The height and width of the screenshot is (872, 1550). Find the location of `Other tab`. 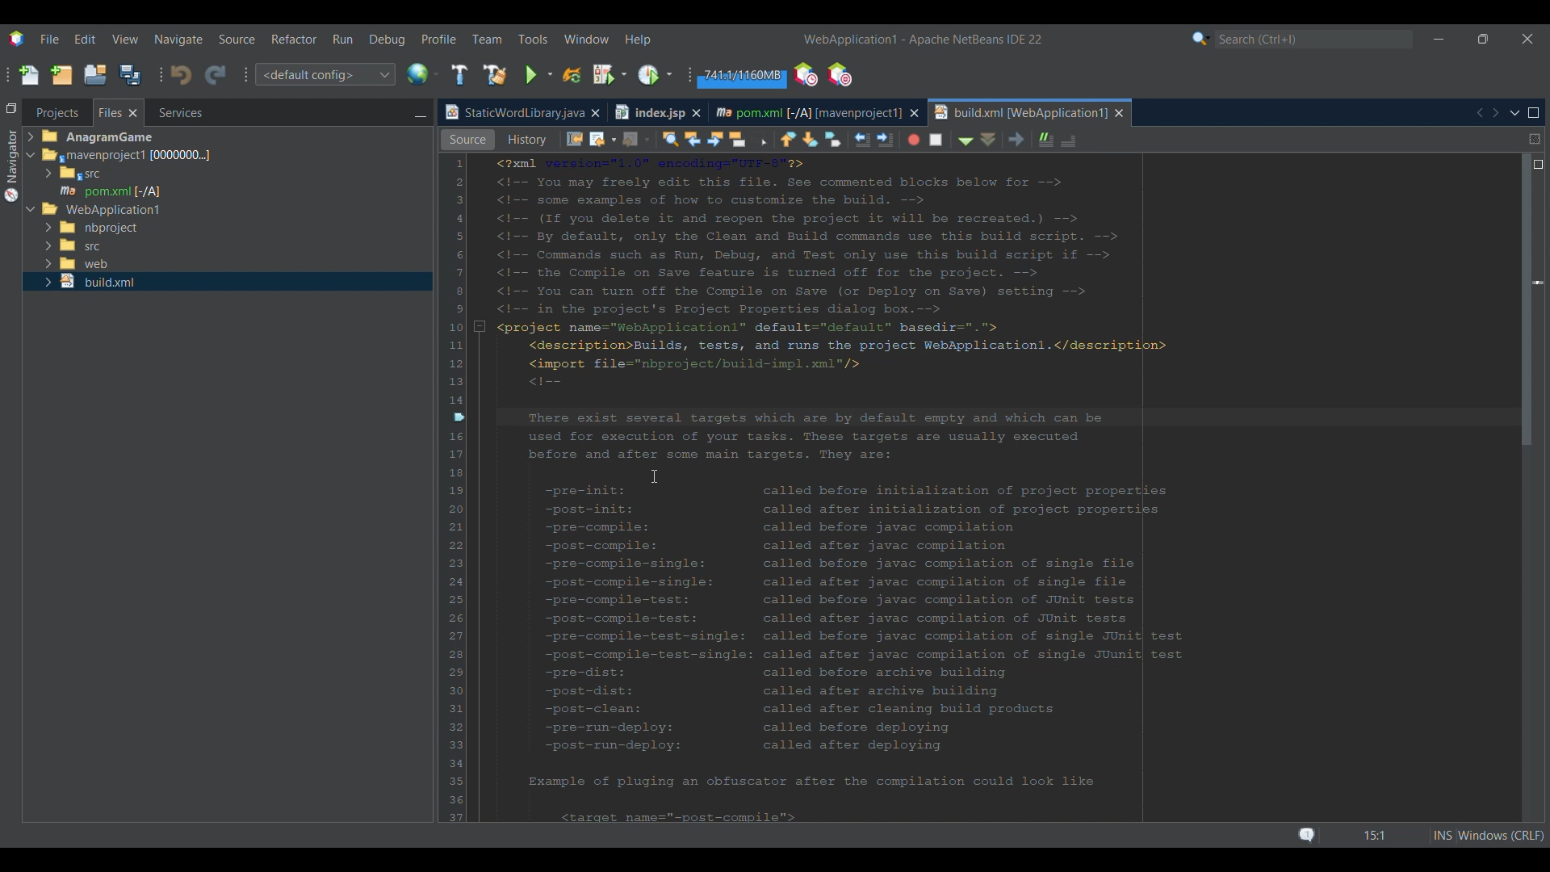

Other tab is located at coordinates (656, 112).